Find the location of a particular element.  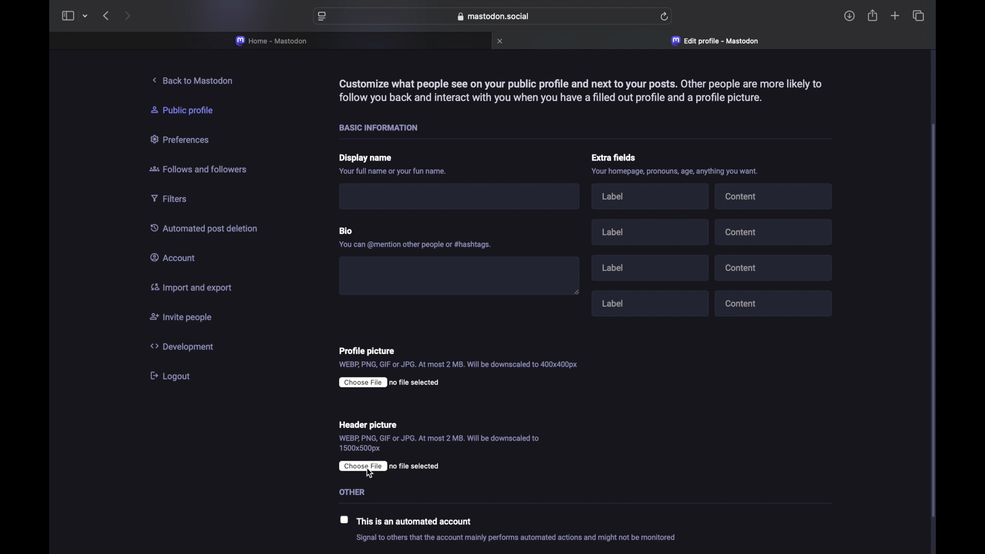

basic information is located at coordinates (383, 128).